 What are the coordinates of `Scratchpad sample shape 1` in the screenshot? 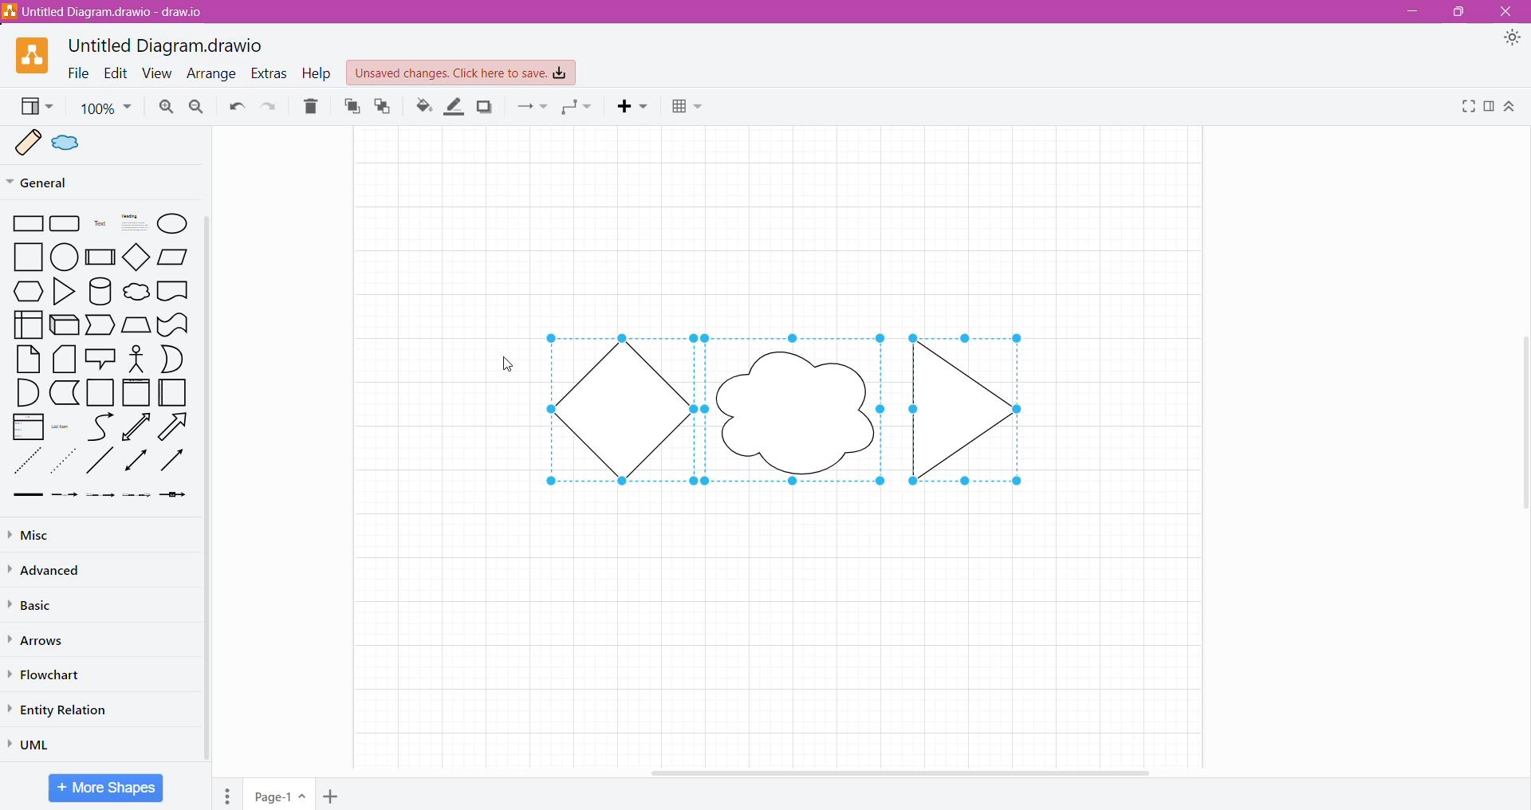 It's located at (24, 144).